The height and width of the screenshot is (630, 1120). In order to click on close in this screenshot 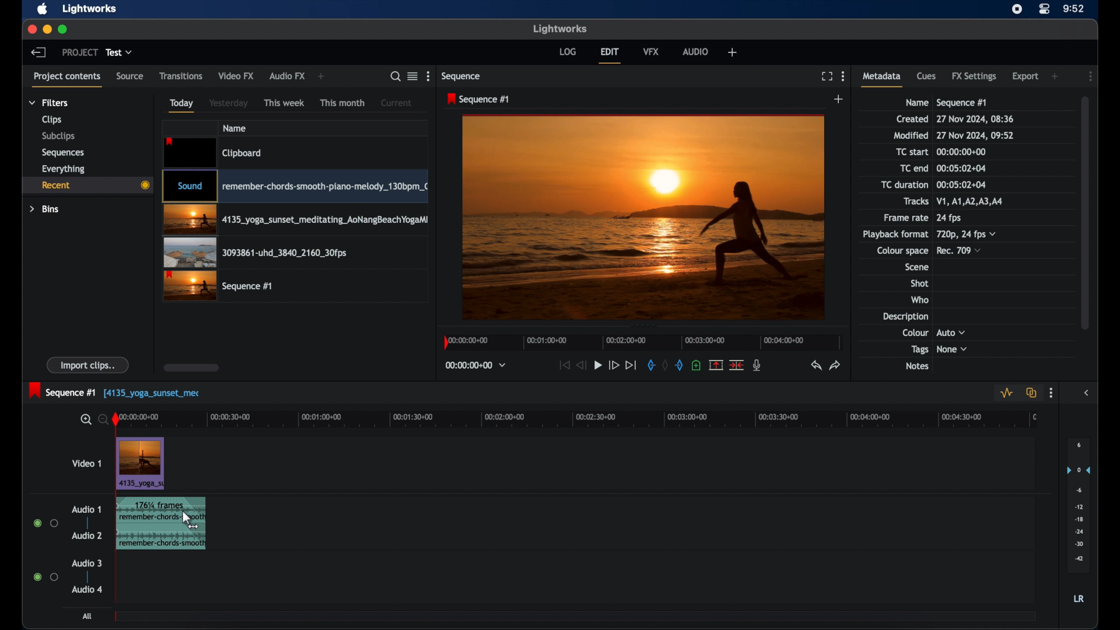, I will do `click(31, 29)`.